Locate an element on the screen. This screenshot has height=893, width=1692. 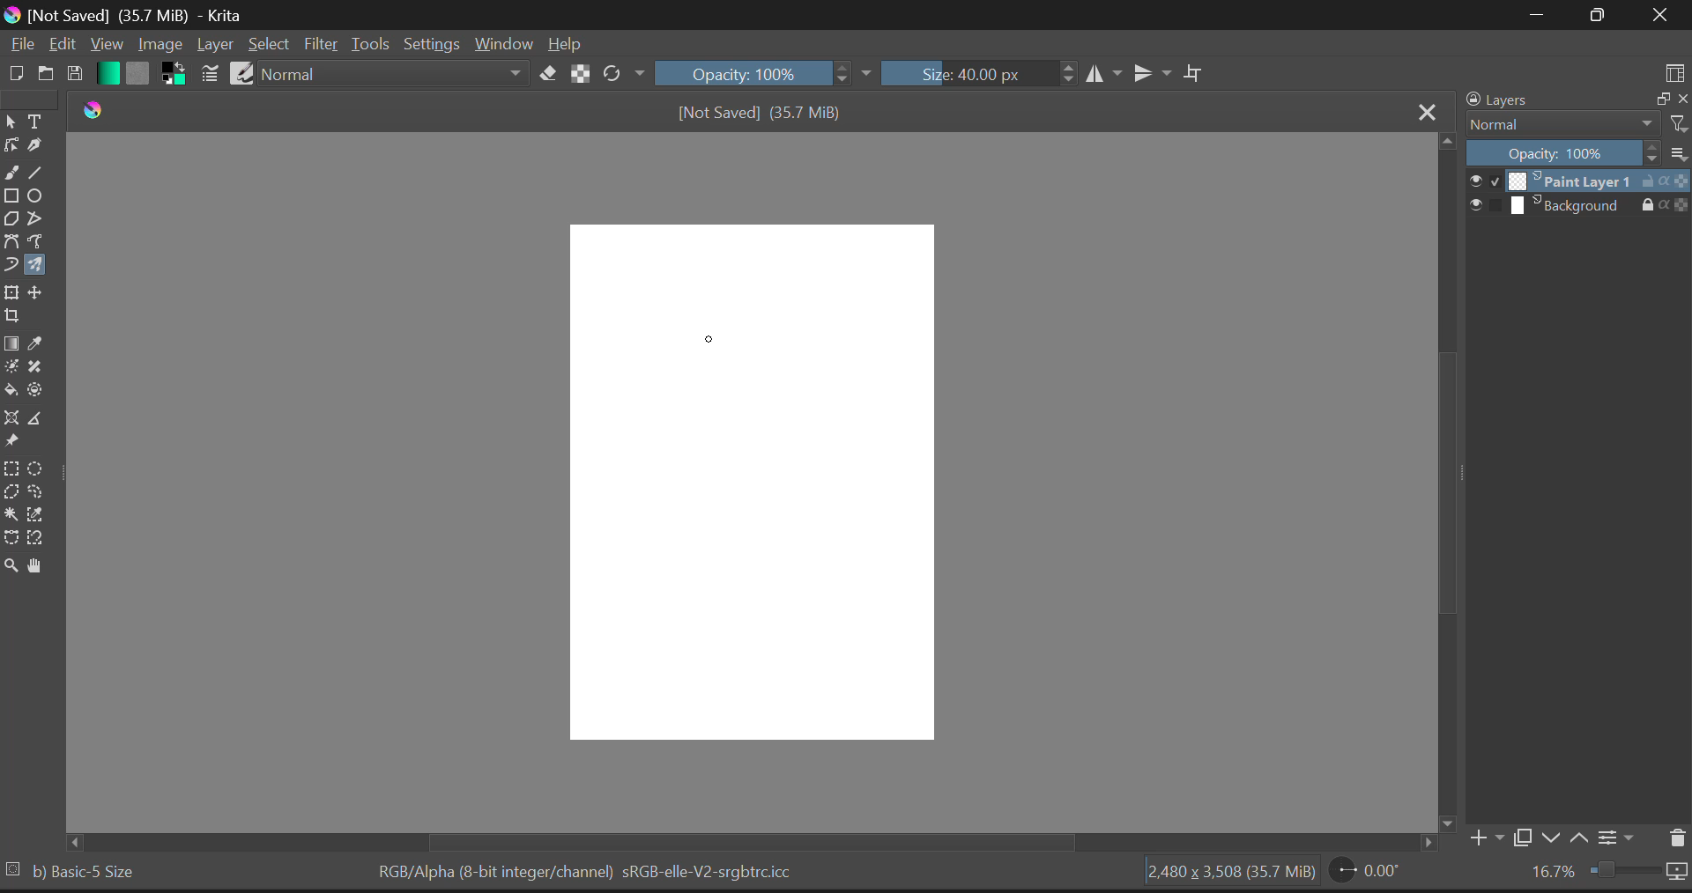
Delete Layers is located at coordinates (1675, 836).